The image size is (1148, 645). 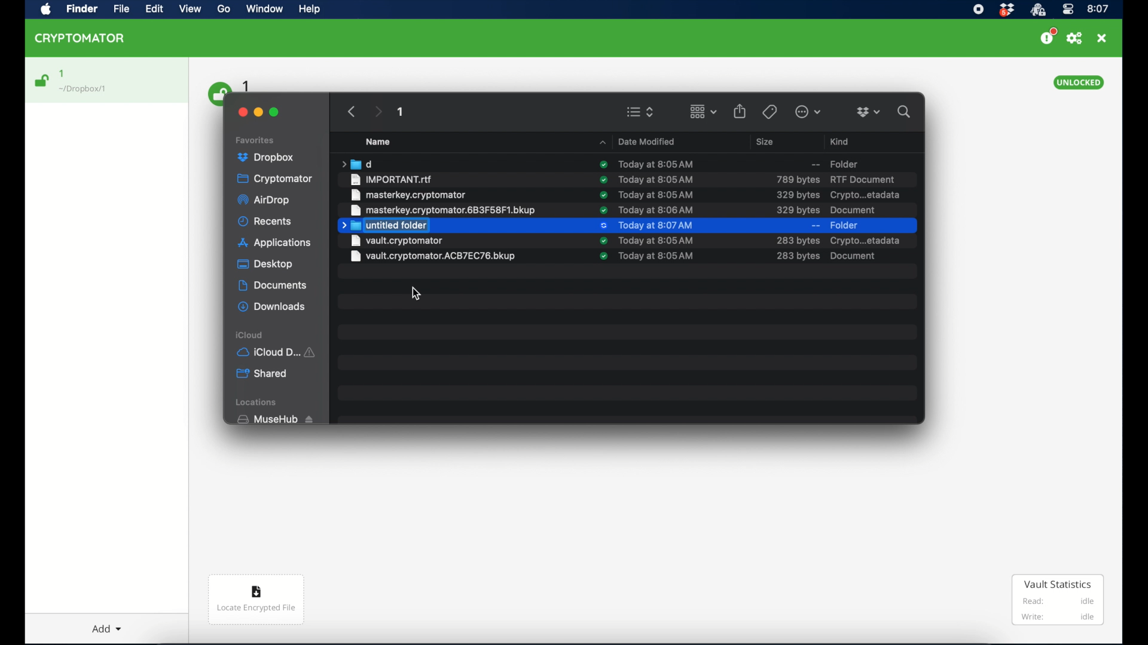 What do you see at coordinates (270, 158) in the screenshot?
I see `dropbox highlighted` at bounding box center [270, 158].